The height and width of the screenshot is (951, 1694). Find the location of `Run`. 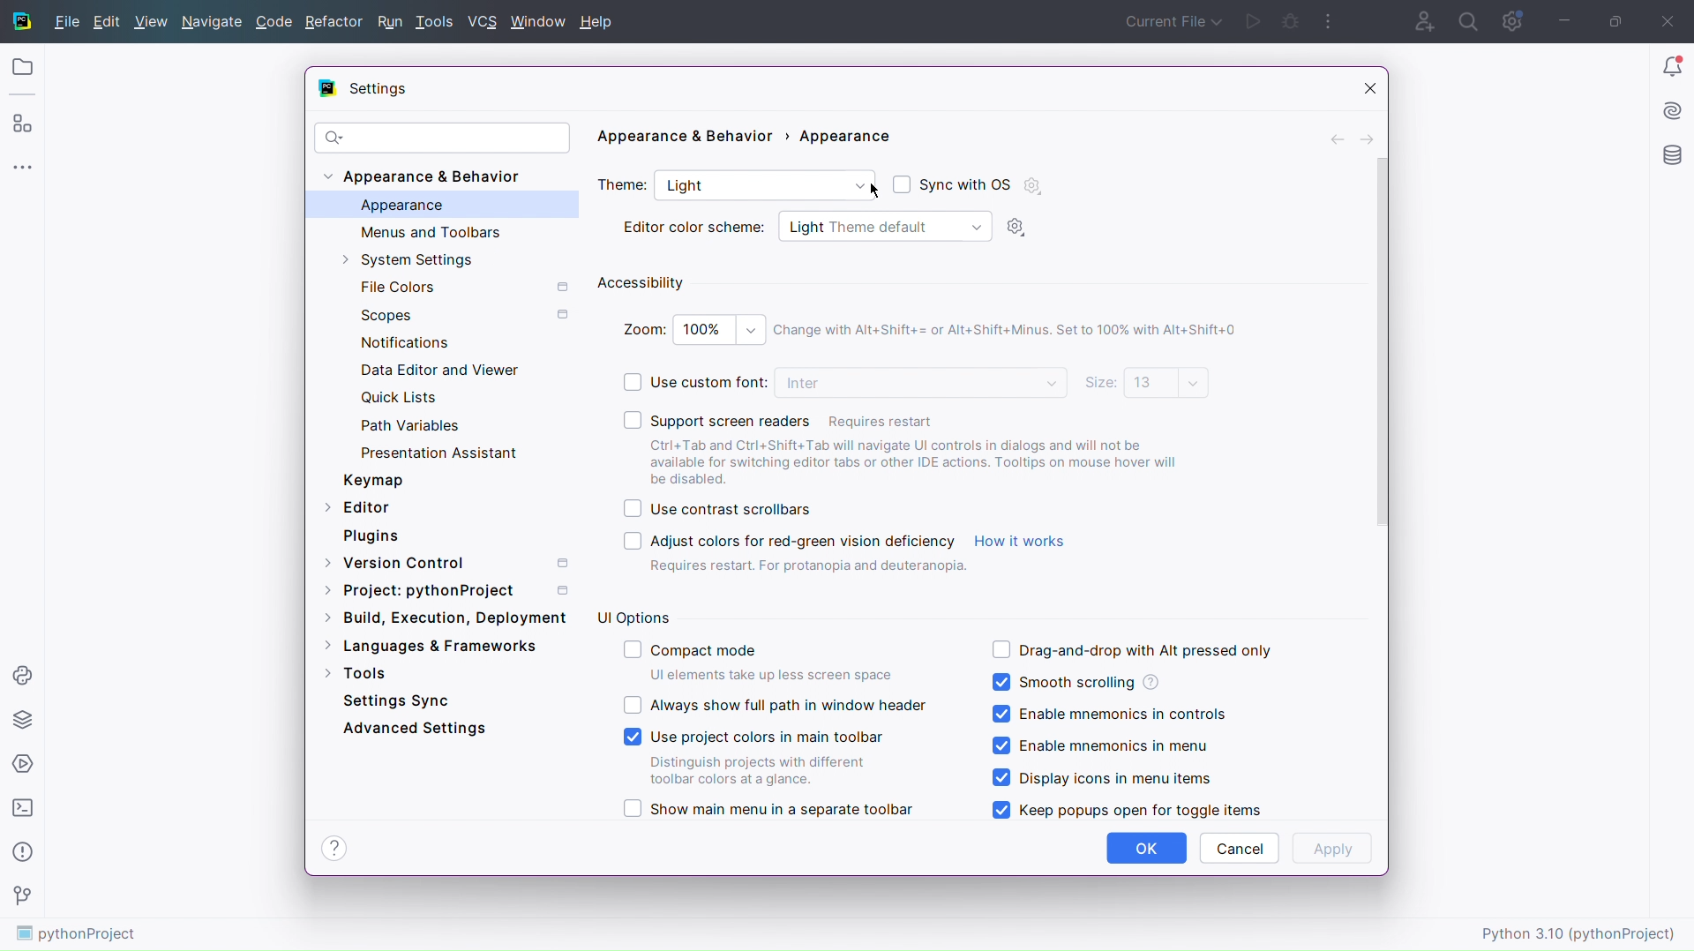

Run is located at coordinates (1256, 21).